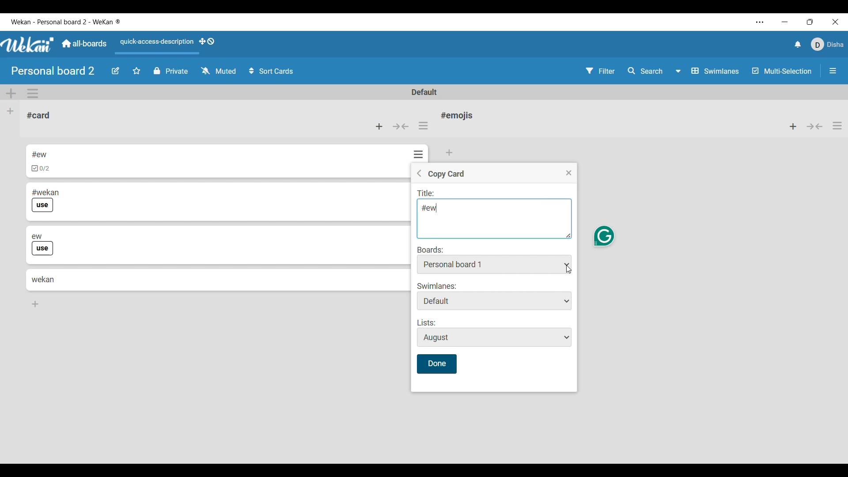 The height and width of the screenshot is (477, 848). I want to click on Edit, so click(115, 71).